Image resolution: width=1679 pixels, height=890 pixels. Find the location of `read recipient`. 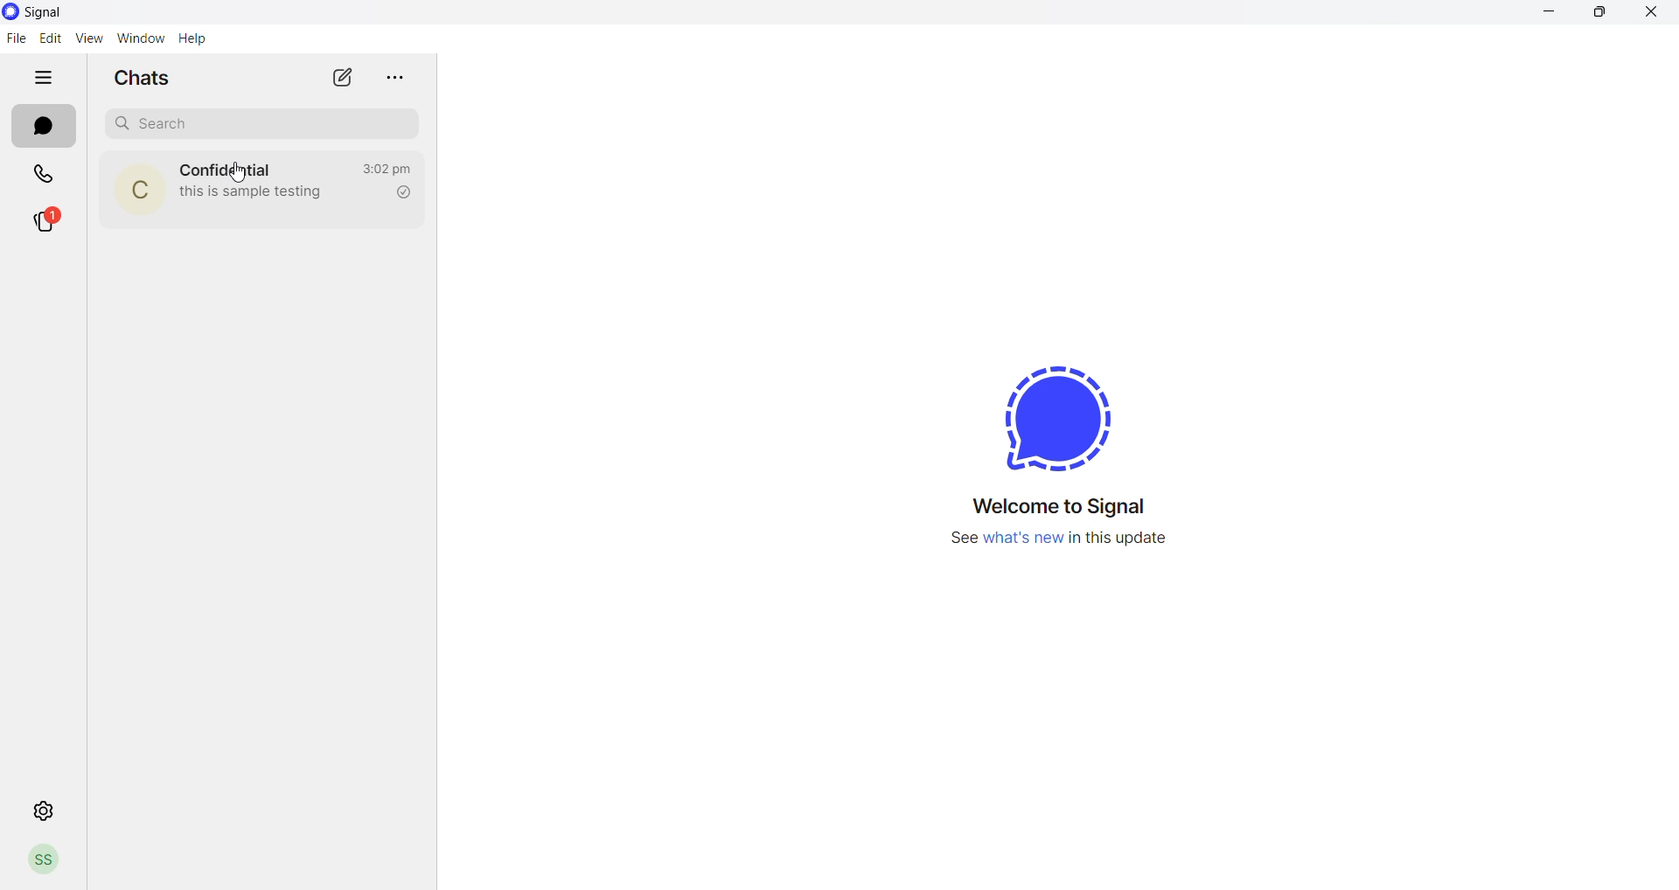

read recipient is located at coordinates (405, 194).